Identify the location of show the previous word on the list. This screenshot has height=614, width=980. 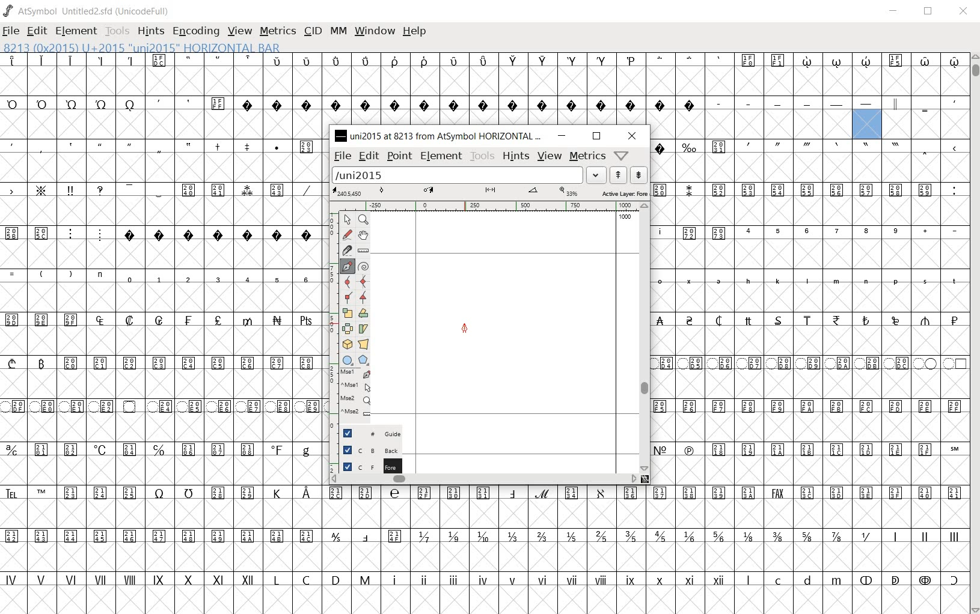
(639, 175).